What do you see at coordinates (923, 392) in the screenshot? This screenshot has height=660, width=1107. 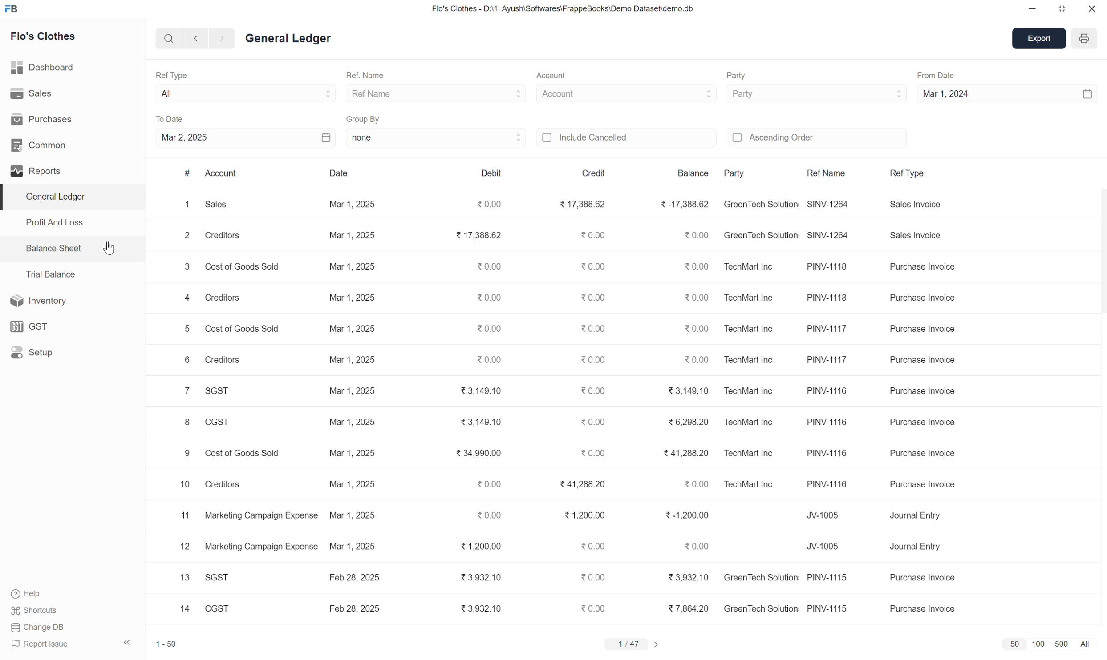 I see `purchase invoice` at bounding box center [923, 392].